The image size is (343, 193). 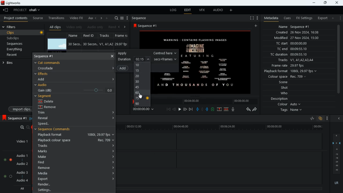 What do you see at coordinates (74, 135) in the screenshot?
I see `playback format` at bounding box center [74, 135].